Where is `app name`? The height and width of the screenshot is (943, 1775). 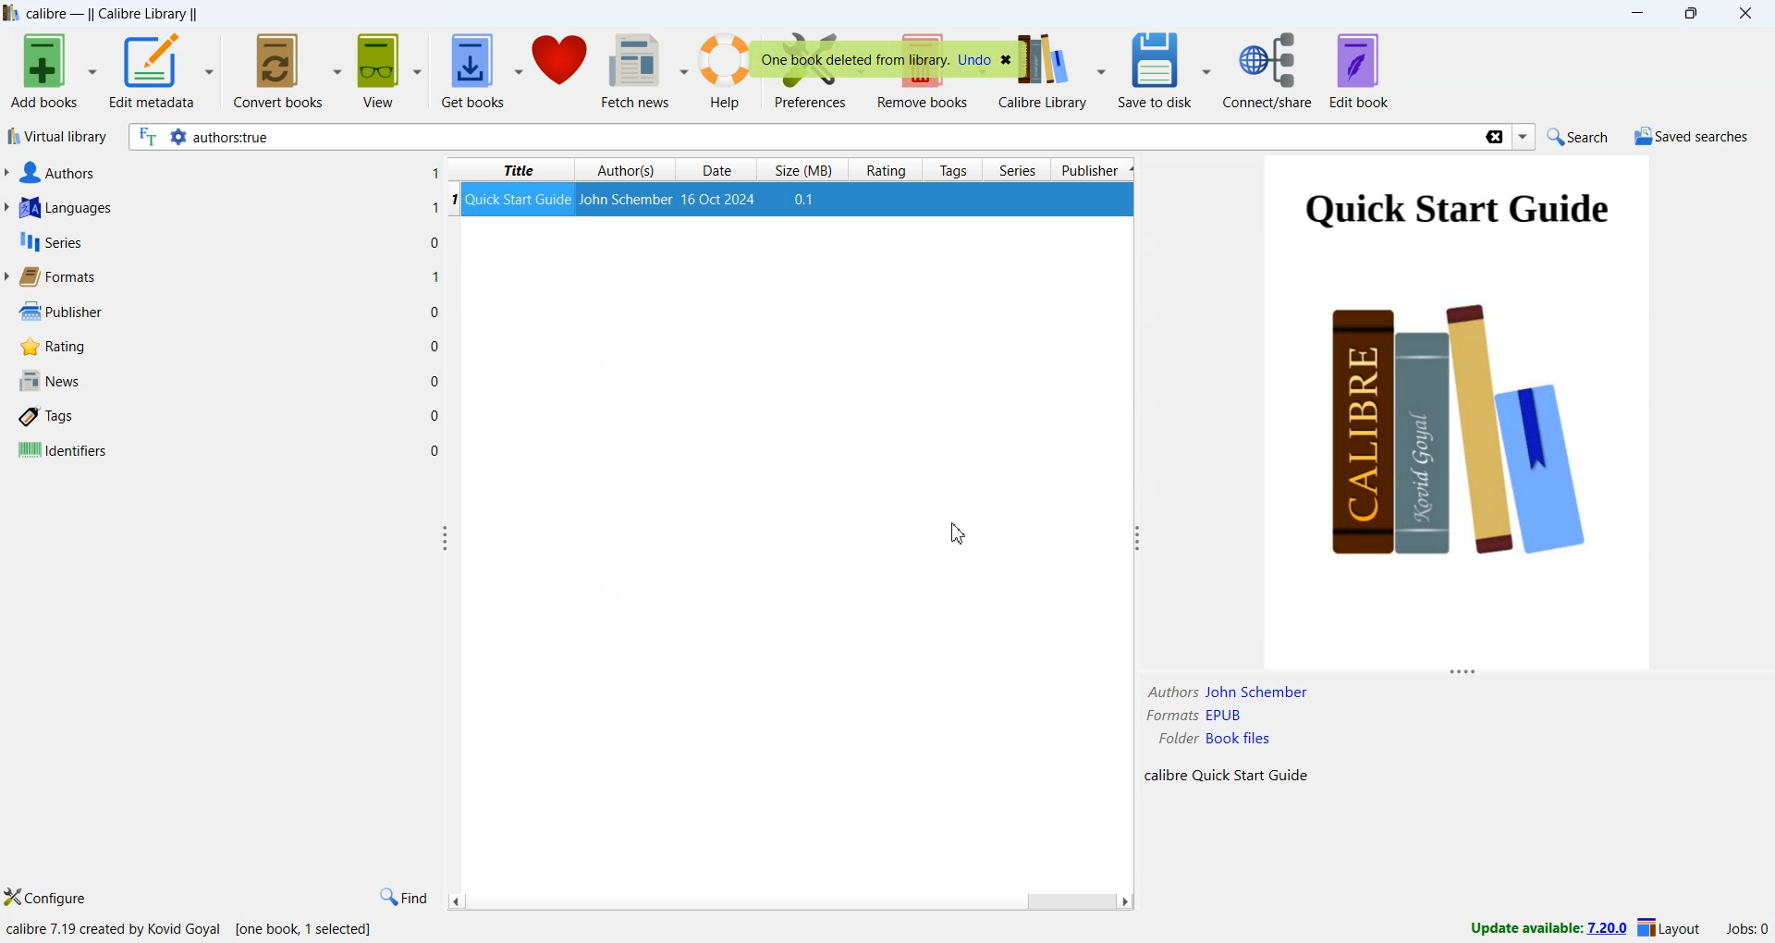
app name is located at coordinates (11, 13).